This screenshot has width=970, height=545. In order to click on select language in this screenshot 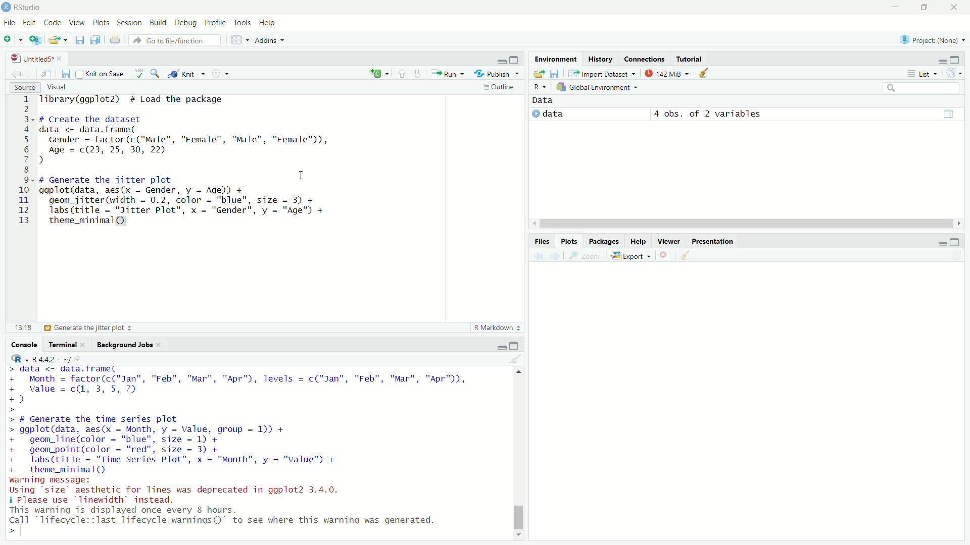, I will do `click(539, 88)`.